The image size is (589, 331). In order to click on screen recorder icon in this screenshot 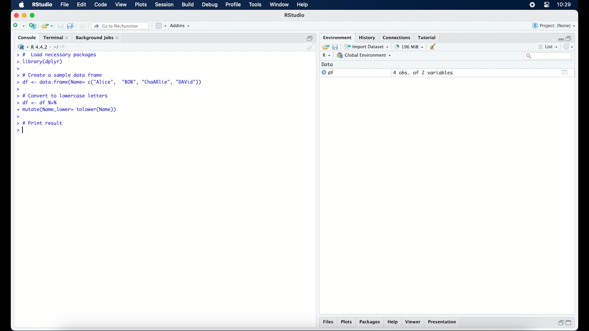, I will do `click(532, 5)`.